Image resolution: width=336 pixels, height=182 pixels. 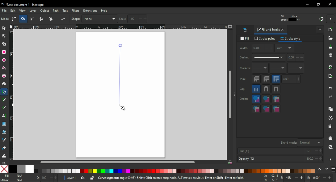 What do you see at coordinates (90, 10) in the screenshot?
I see `extension` at bounding box center [90, 10].